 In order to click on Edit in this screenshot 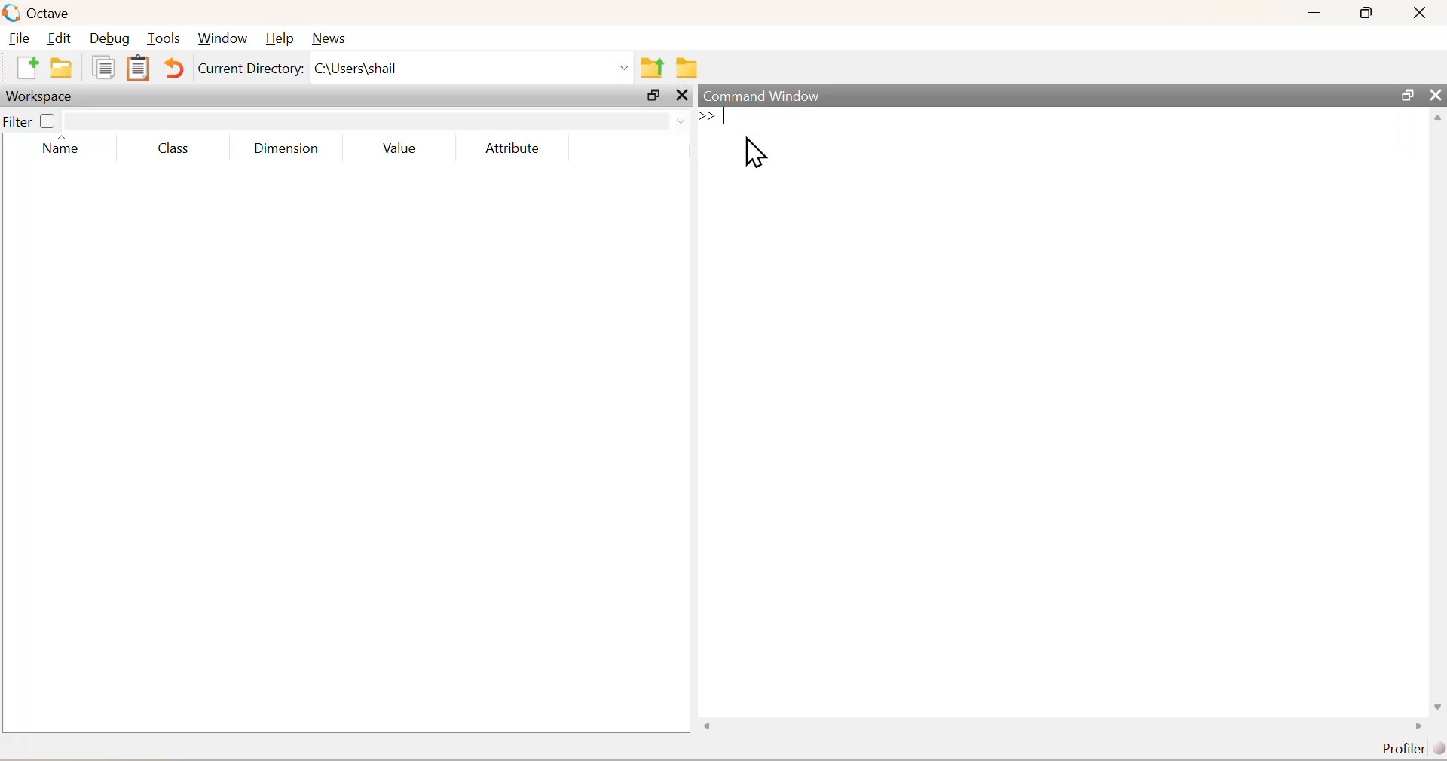, I will do `click(61, 38)`.